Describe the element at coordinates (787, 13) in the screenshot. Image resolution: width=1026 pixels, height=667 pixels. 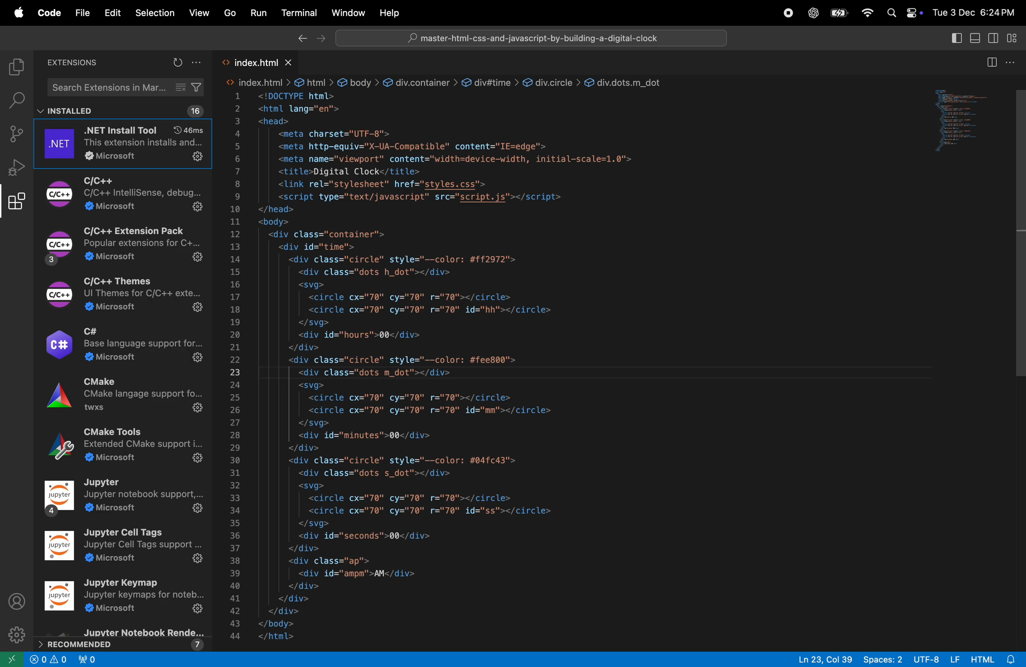
I see `record` at that location.